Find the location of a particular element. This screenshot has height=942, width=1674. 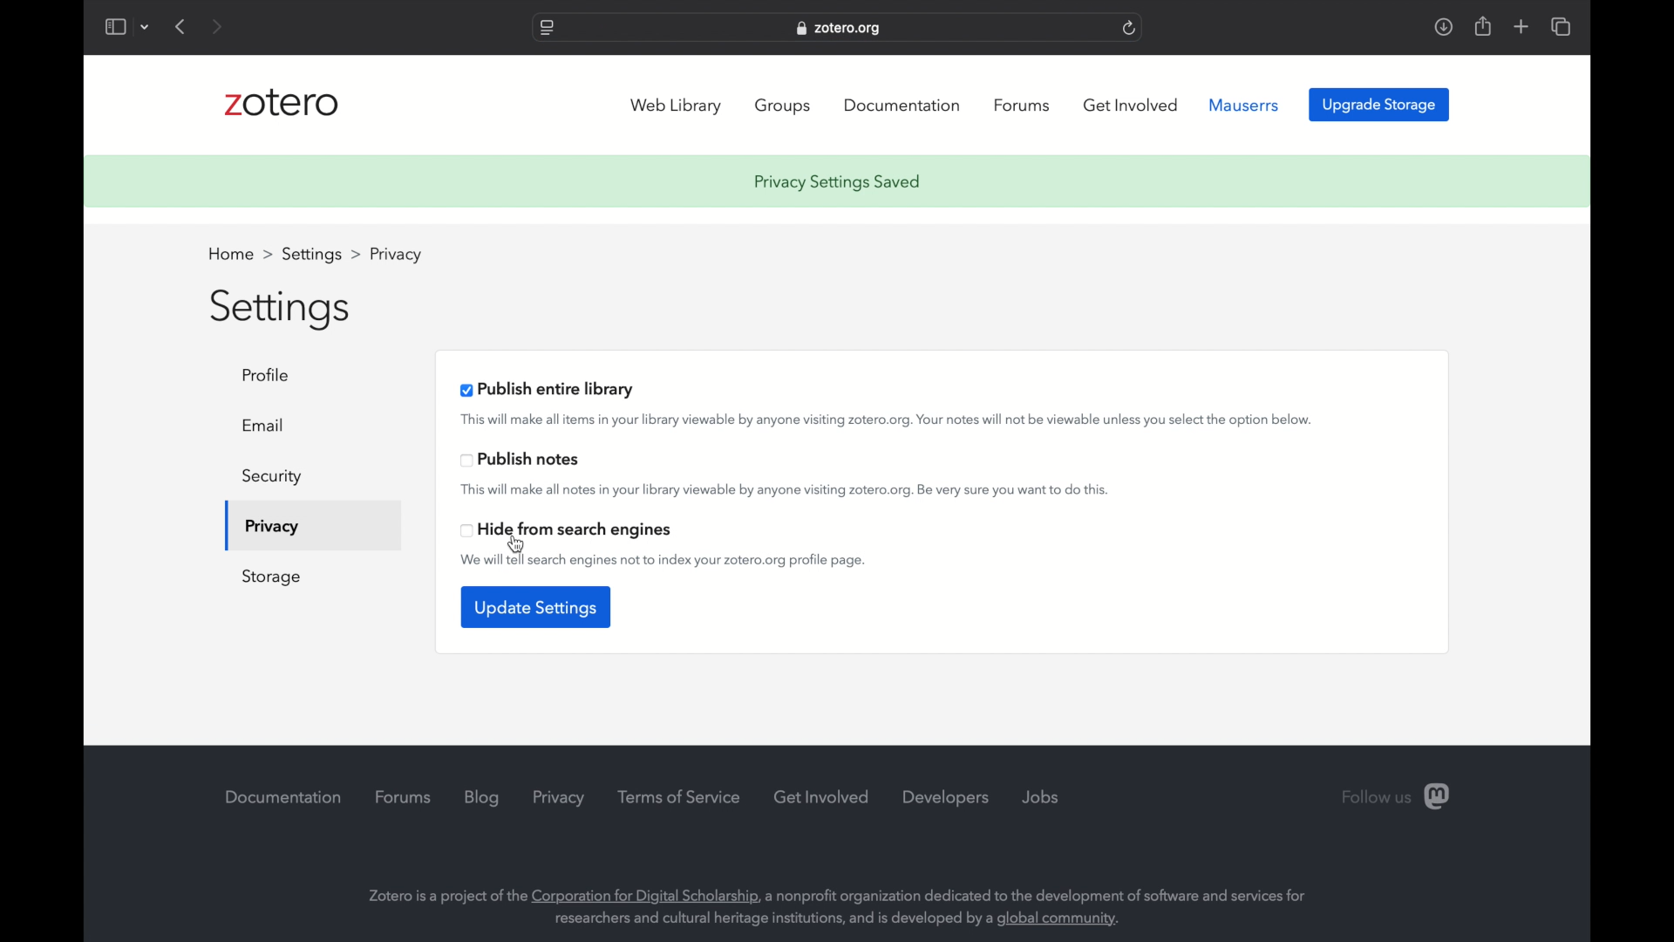

this will make all notes in your library viewable by anyone visiting zotero.org. be very sure to do this is located at coordinates (783, 489).